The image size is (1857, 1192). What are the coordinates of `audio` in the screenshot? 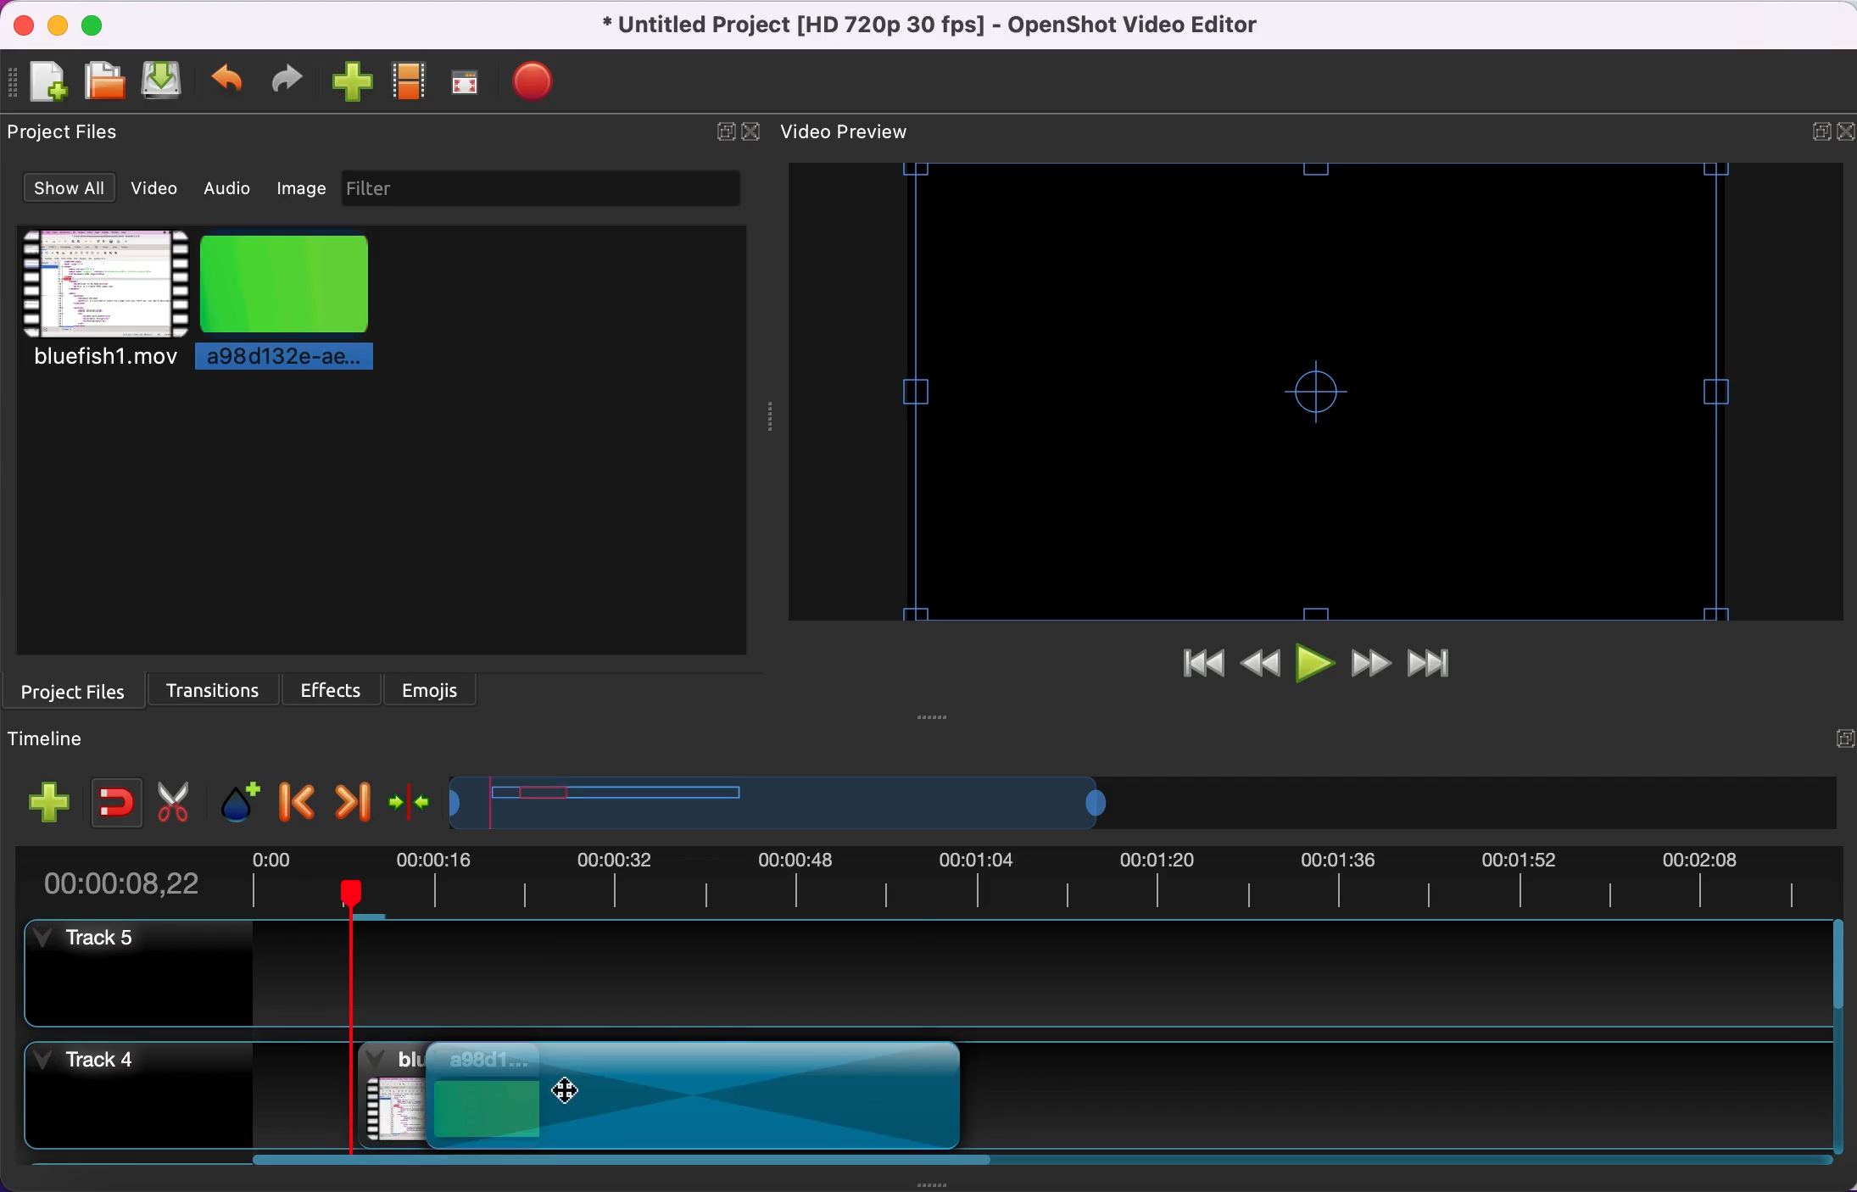 It's located at (226, 189).